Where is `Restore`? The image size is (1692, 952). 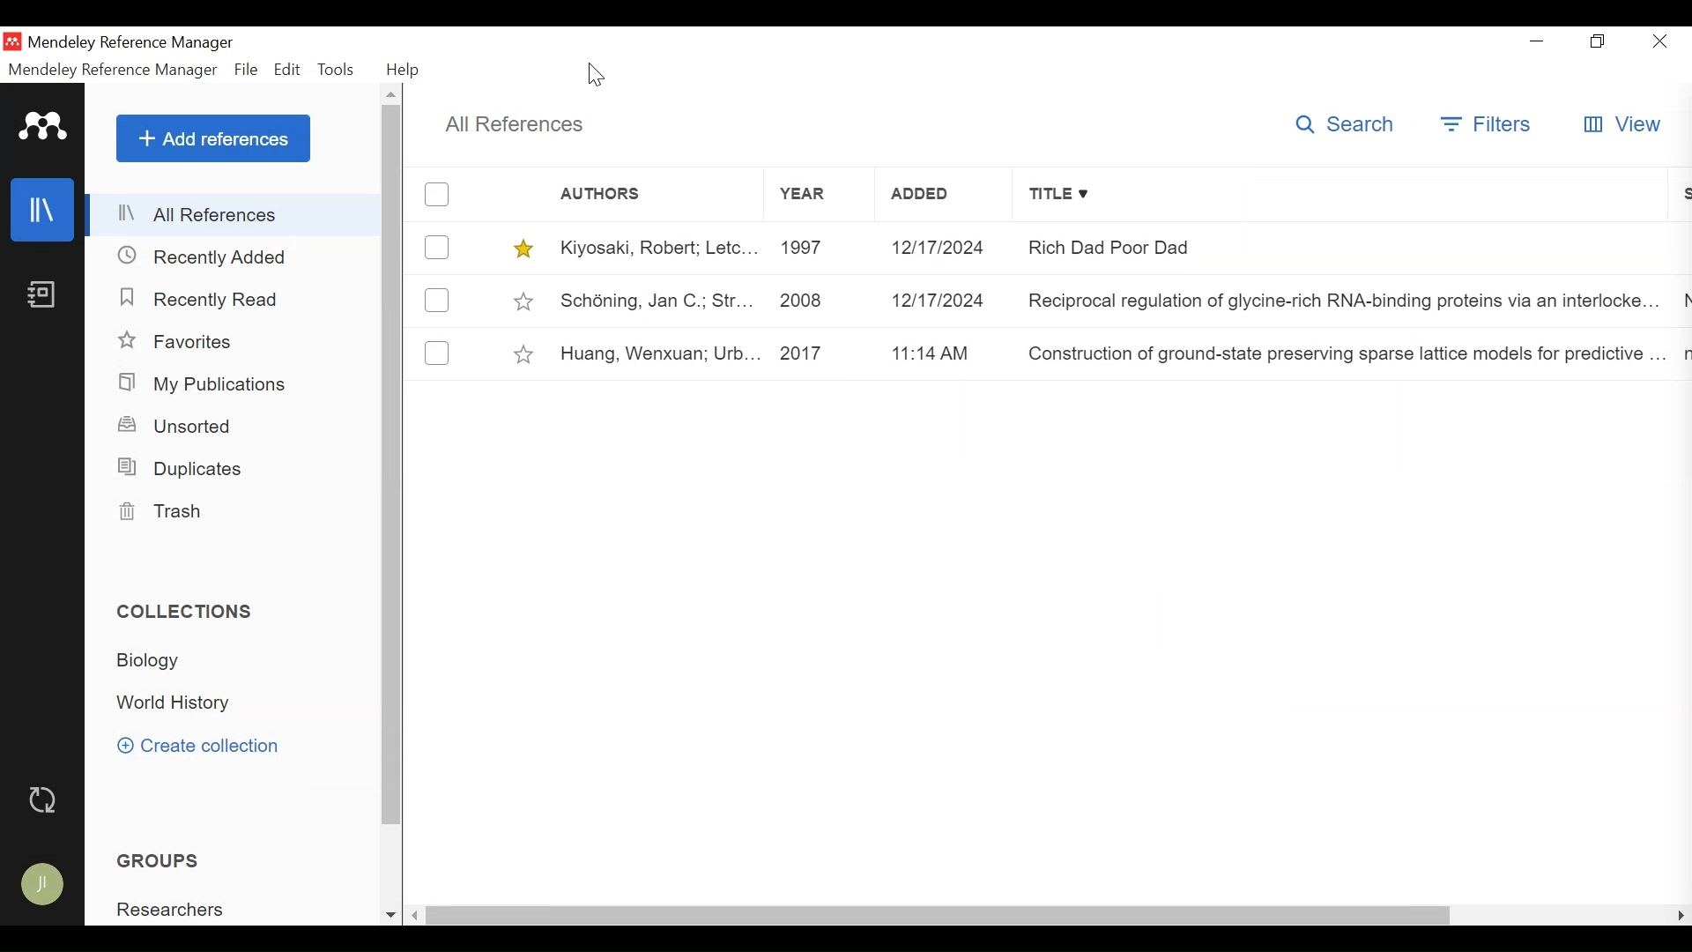 Restore is located at coordinates (1601, 41).